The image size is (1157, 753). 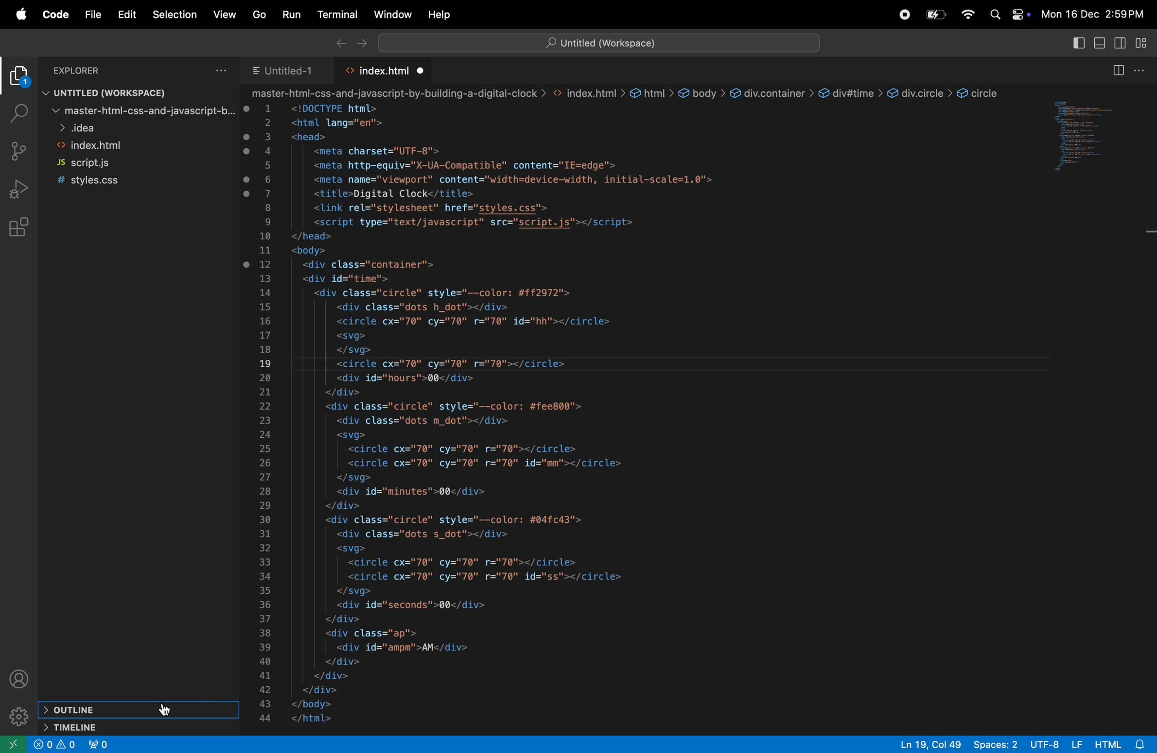 I want to click on html alert, so click(x=1120, y=744).